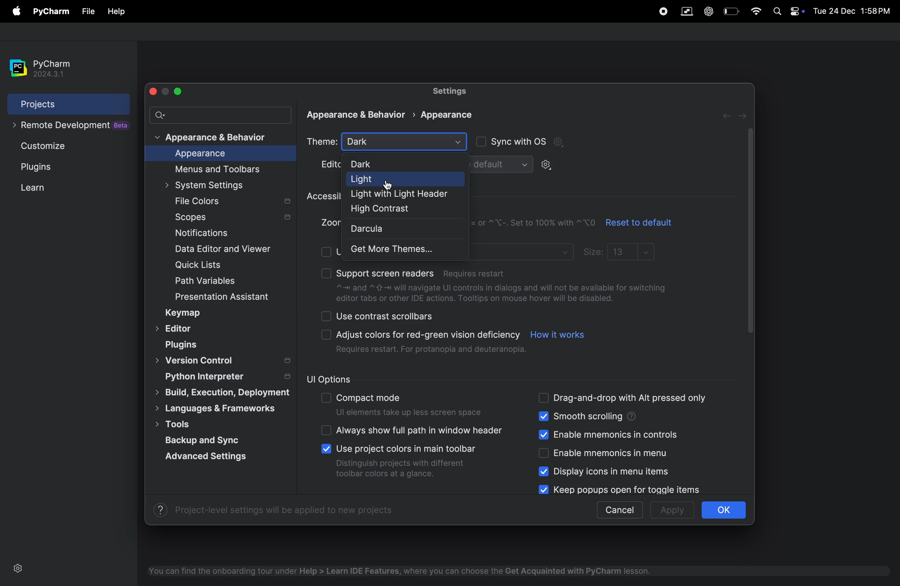  Describe the element at coordinates (331, 378) in the screenshot. I see `ui options` at that location.